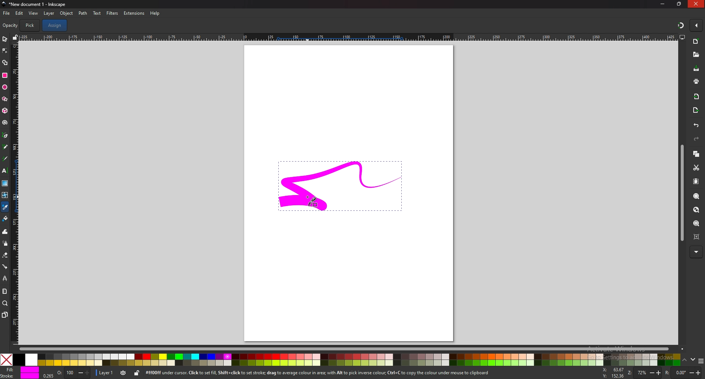 The height and width of the screenshot is (379, 705). What do you see at coordinates (644, 373) in the screenshot?
I see `zoom` at bounding box center [644, 373].